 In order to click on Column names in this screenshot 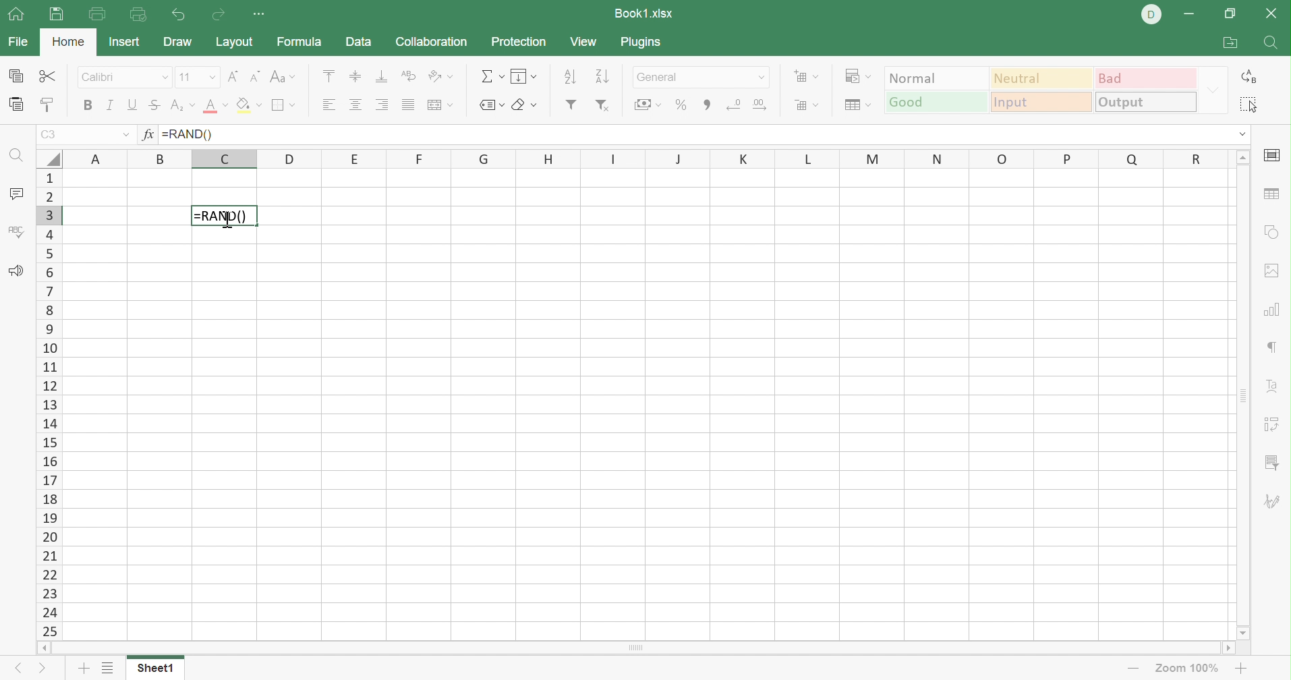, I will do `click(649, 157)`.